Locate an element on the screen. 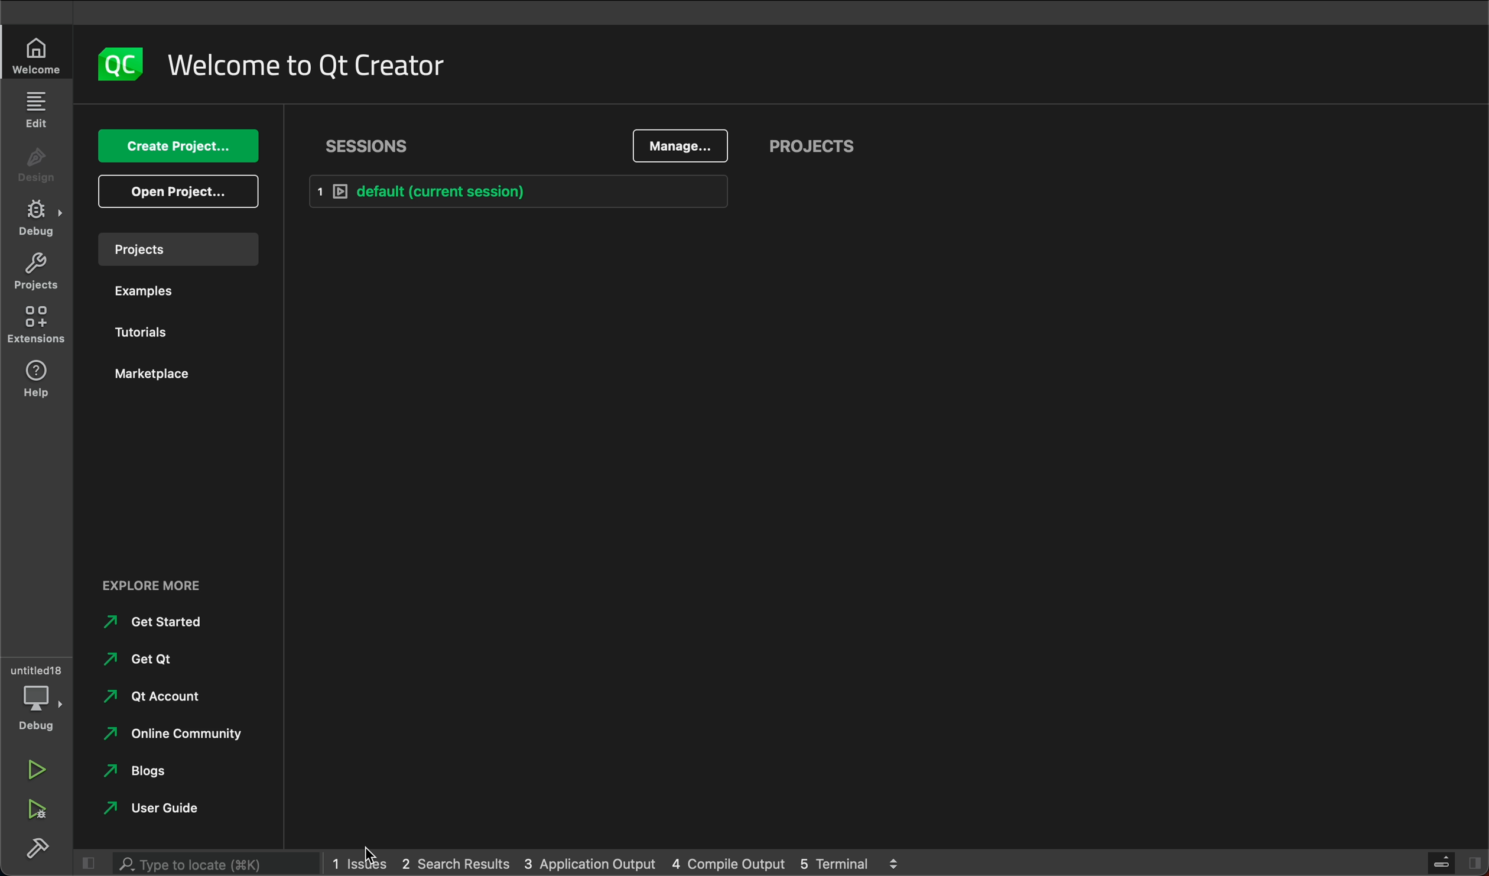  projects is located at coordinates (37, 271).